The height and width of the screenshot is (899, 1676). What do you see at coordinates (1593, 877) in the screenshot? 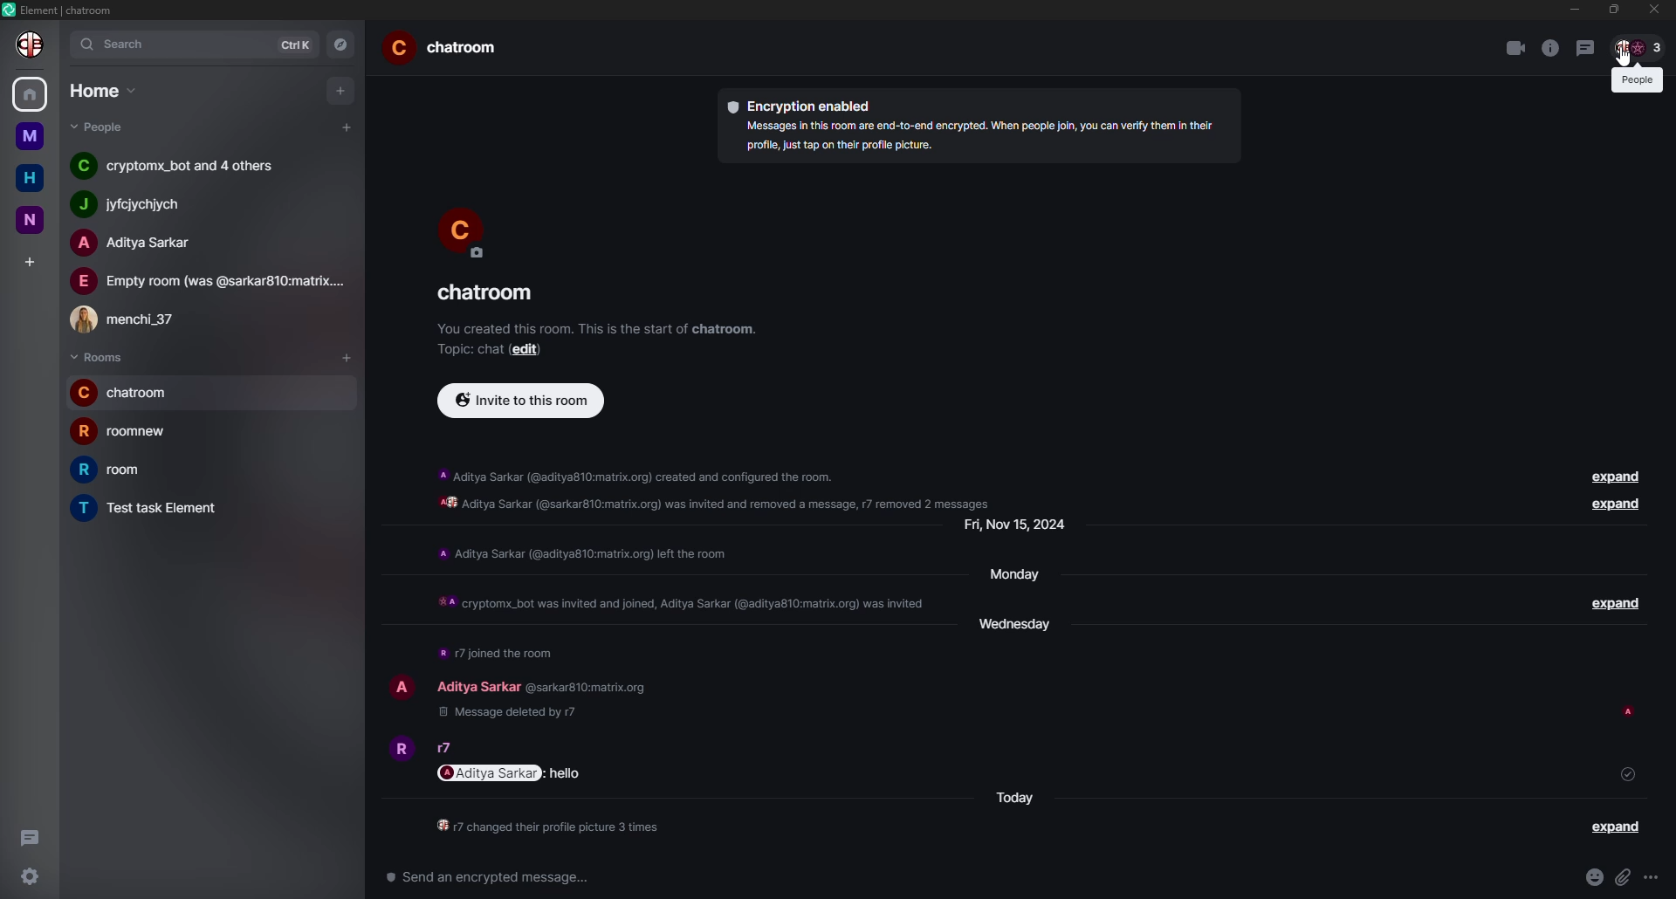
I see `emoji` at bounding box center [1593, 877].